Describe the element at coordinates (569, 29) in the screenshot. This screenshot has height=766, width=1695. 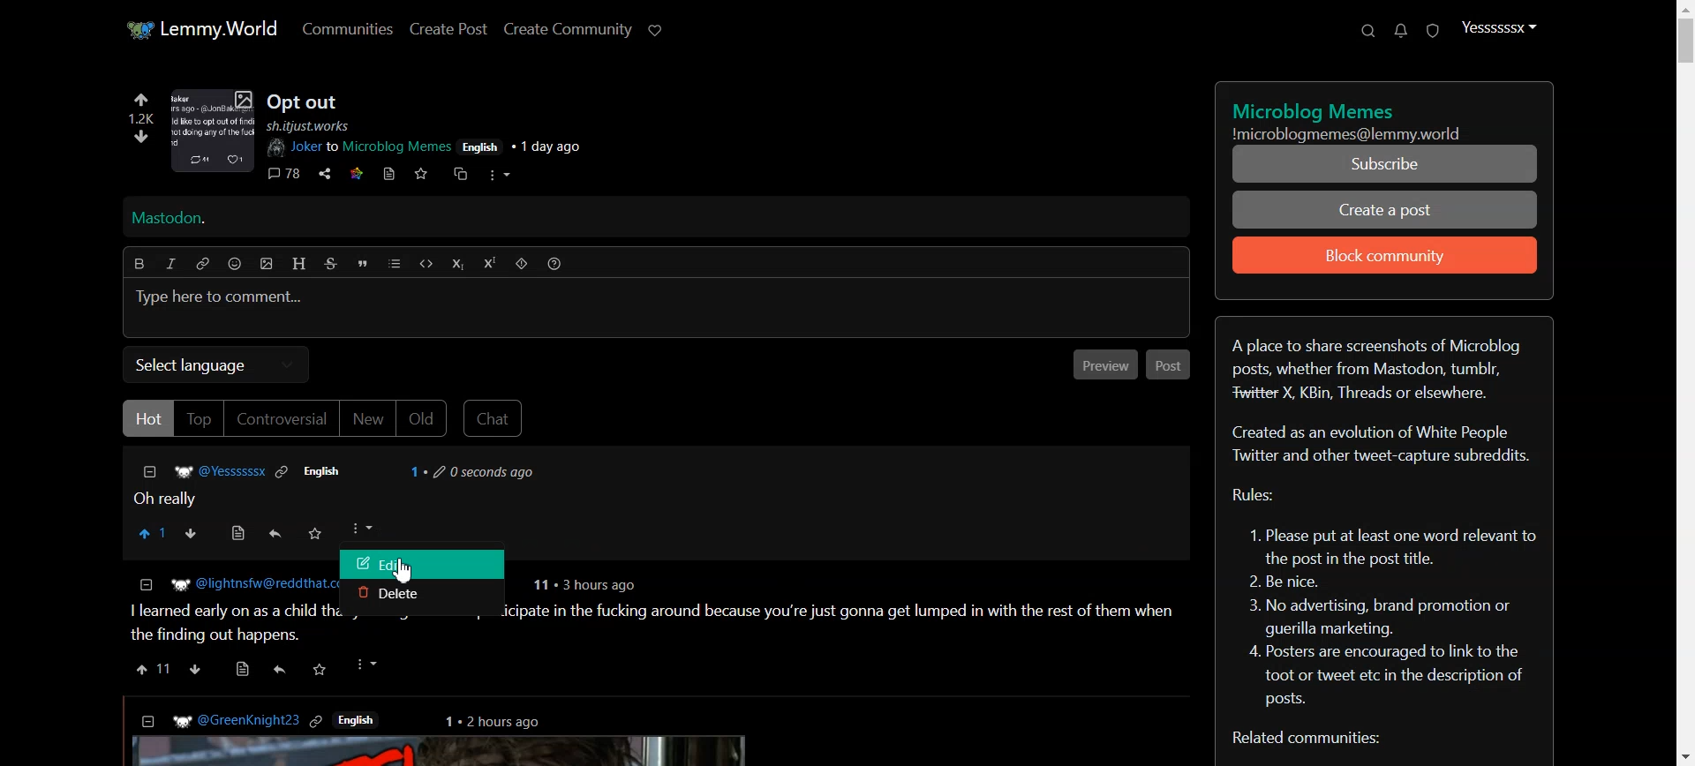
I see `Create Community` at that location.